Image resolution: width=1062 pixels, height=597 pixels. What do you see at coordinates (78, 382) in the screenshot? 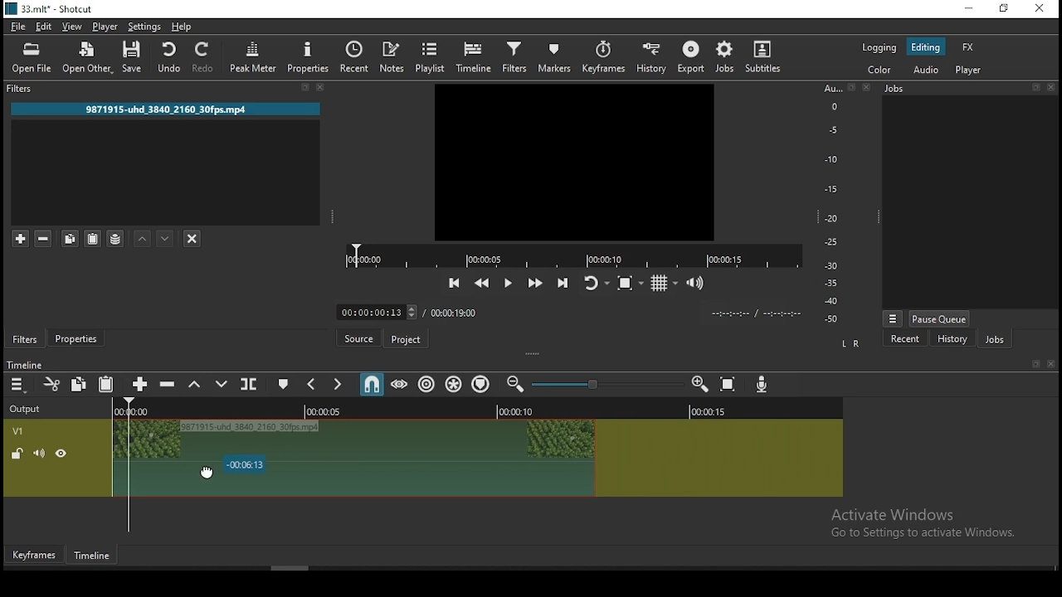
I see `copy` at bounding box center [78, 382].